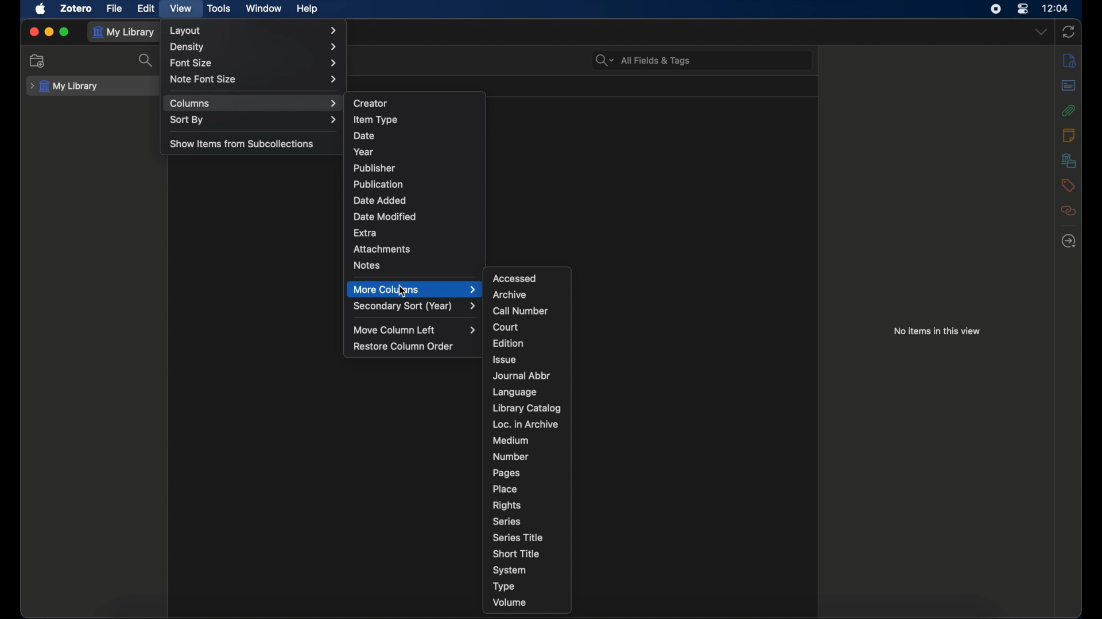 This screenshot has width=1102, height=619. Describe the element at coordinates (385, 217) in the screenshot. I see `date modified` at that location.